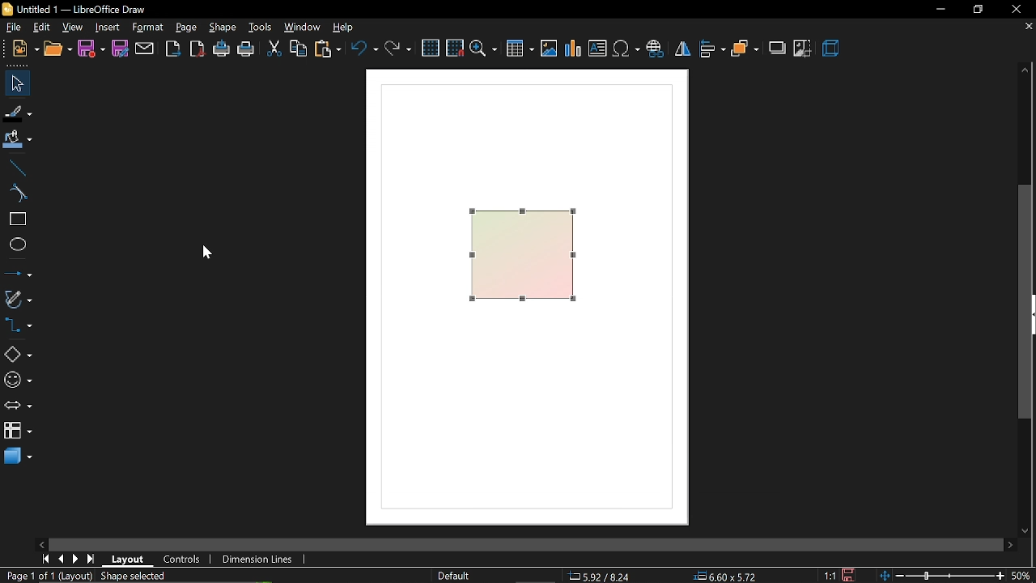  I want to click on curves and polygons, so click(18, 300).